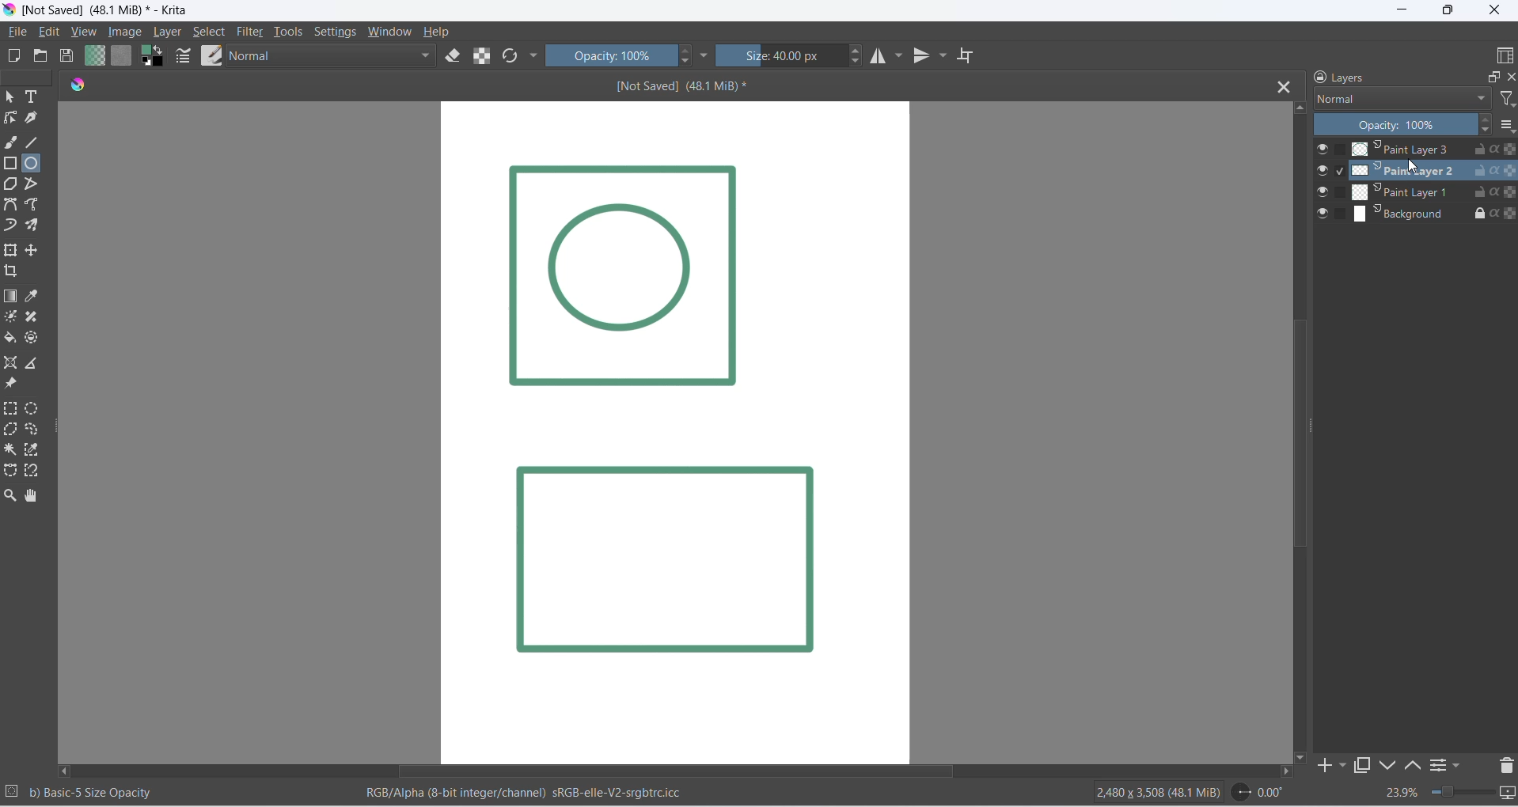  Describe the element at coordinates (13, 185) in the screenshot. I see `polygon tool` at that location.